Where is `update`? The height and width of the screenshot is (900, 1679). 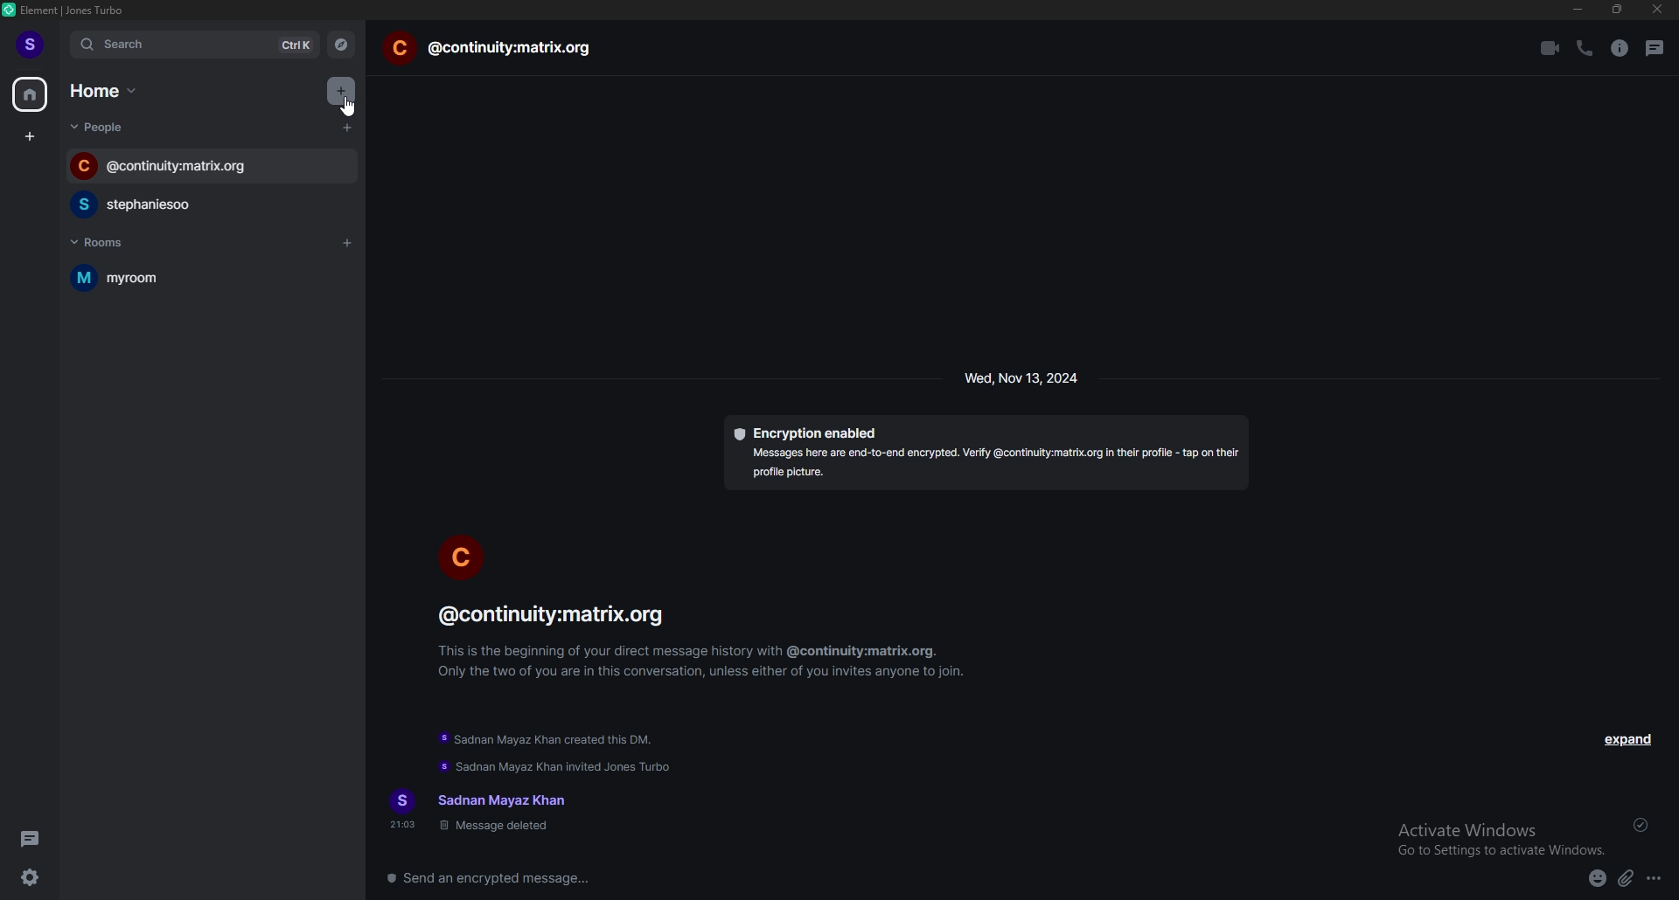 update is located at coordinates (548, 742).